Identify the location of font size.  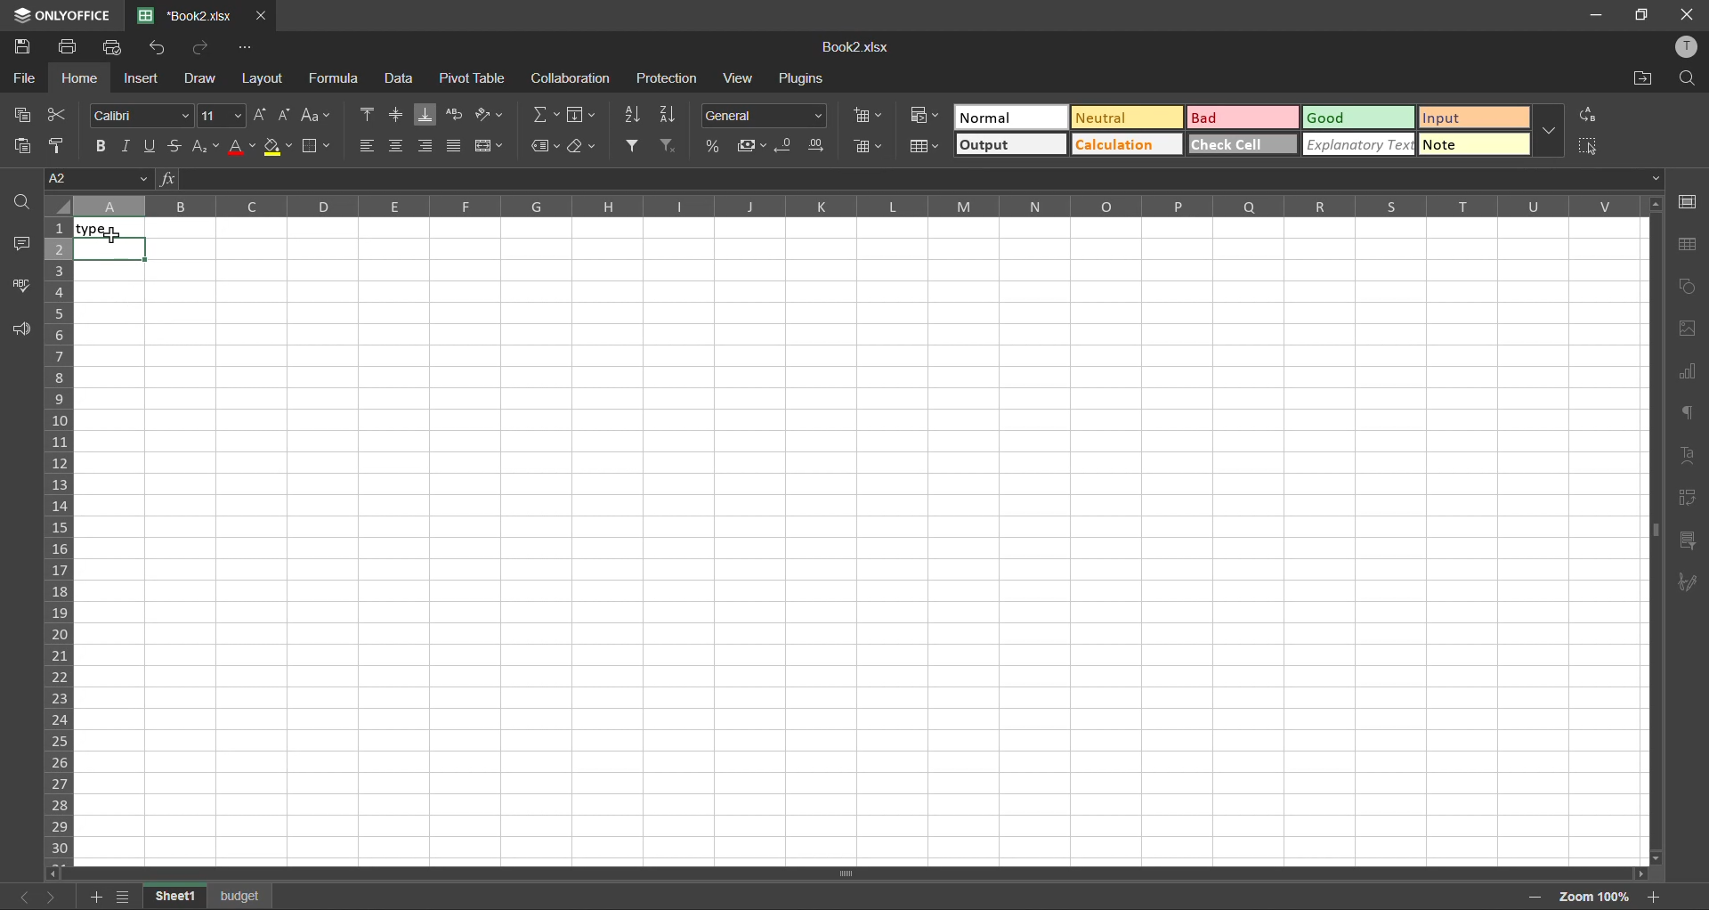
(223, 115).